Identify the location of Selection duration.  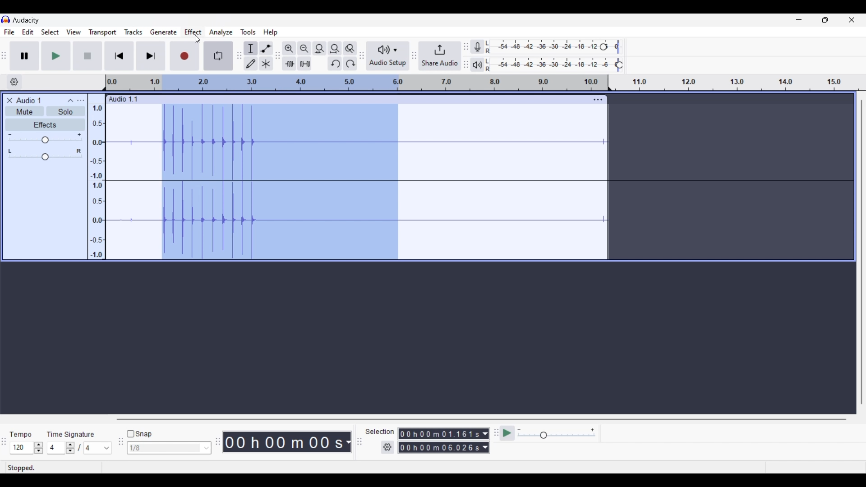
(439, 441).